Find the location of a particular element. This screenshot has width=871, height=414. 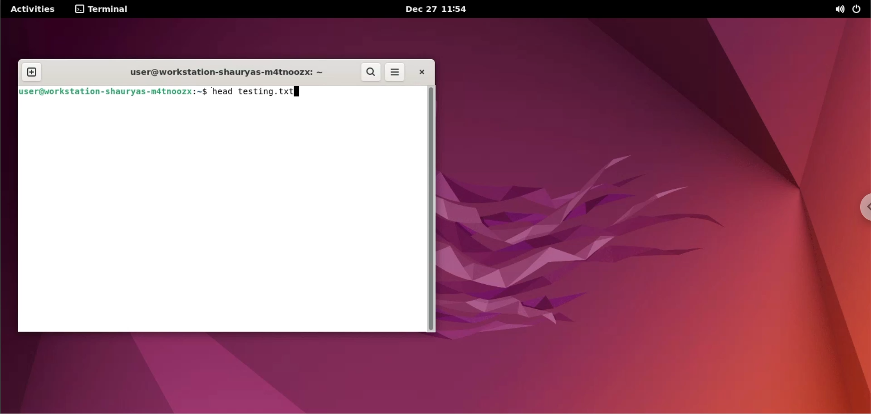

power options is located at coordinates (859, 11).